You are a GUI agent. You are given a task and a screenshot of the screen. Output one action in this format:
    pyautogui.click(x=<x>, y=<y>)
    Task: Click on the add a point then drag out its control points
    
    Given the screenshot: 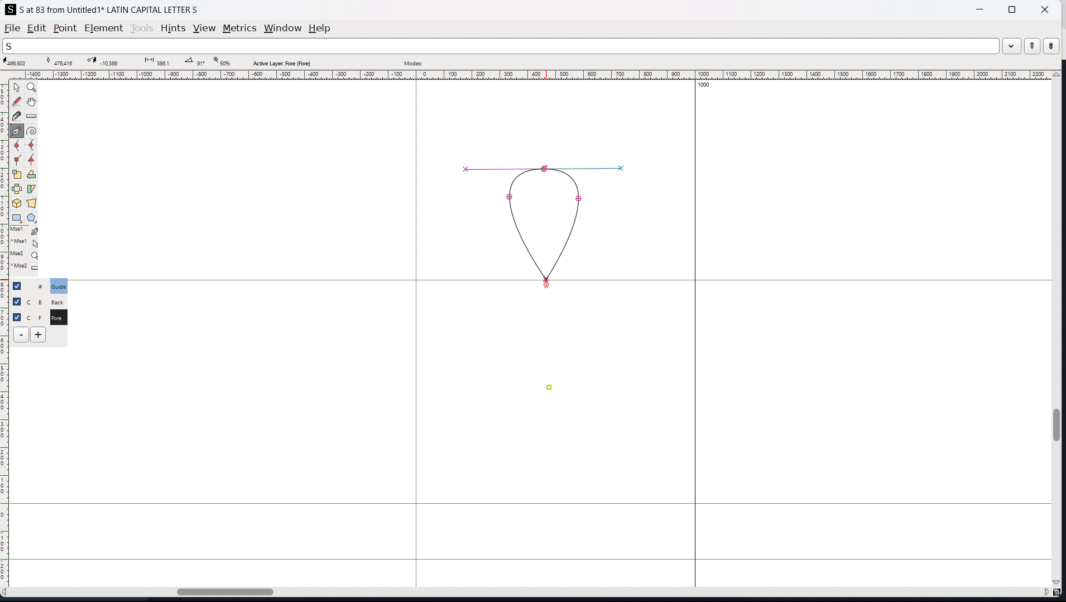 What is the action you would take?
    pyautogui.click(x=17, y=131)
    